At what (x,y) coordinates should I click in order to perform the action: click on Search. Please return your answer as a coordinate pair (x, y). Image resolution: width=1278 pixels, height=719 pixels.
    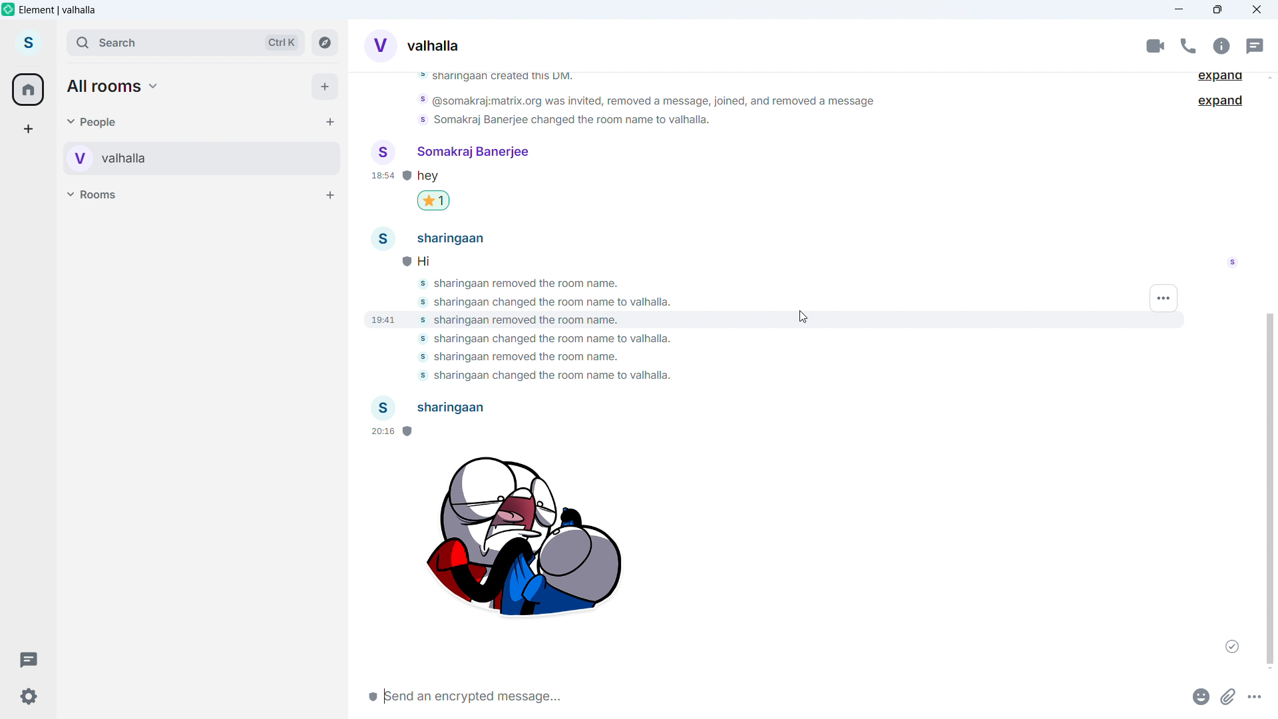
    Looking at the image, I should click on (185, 43).